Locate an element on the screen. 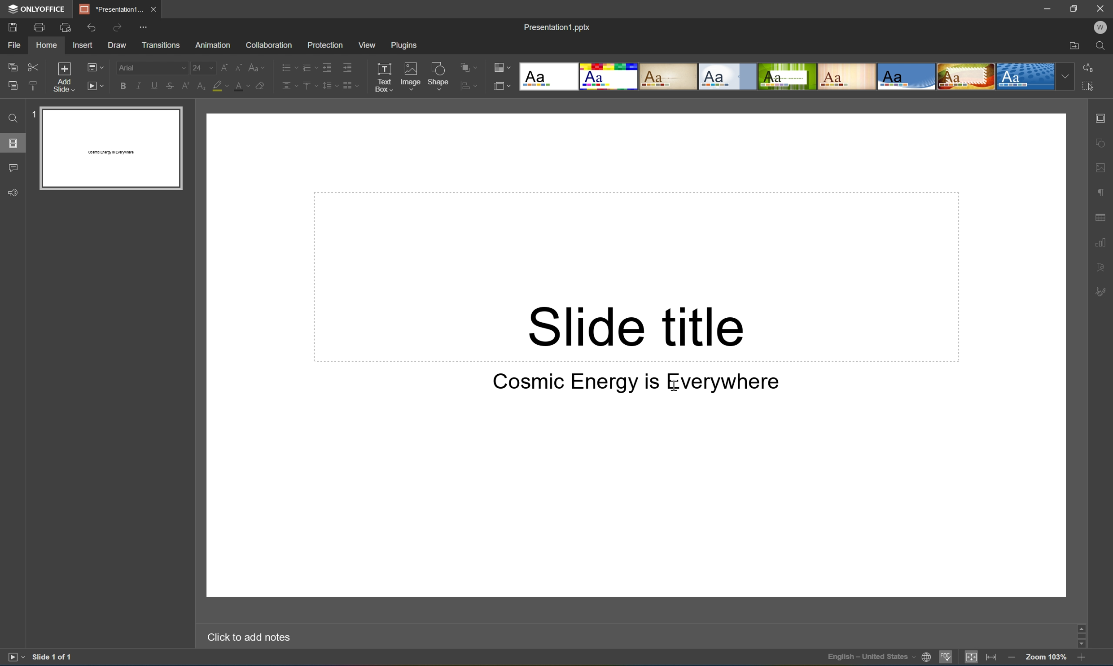 The image size is (1113, 666). Highlight color is located at coordinates (221, 85).